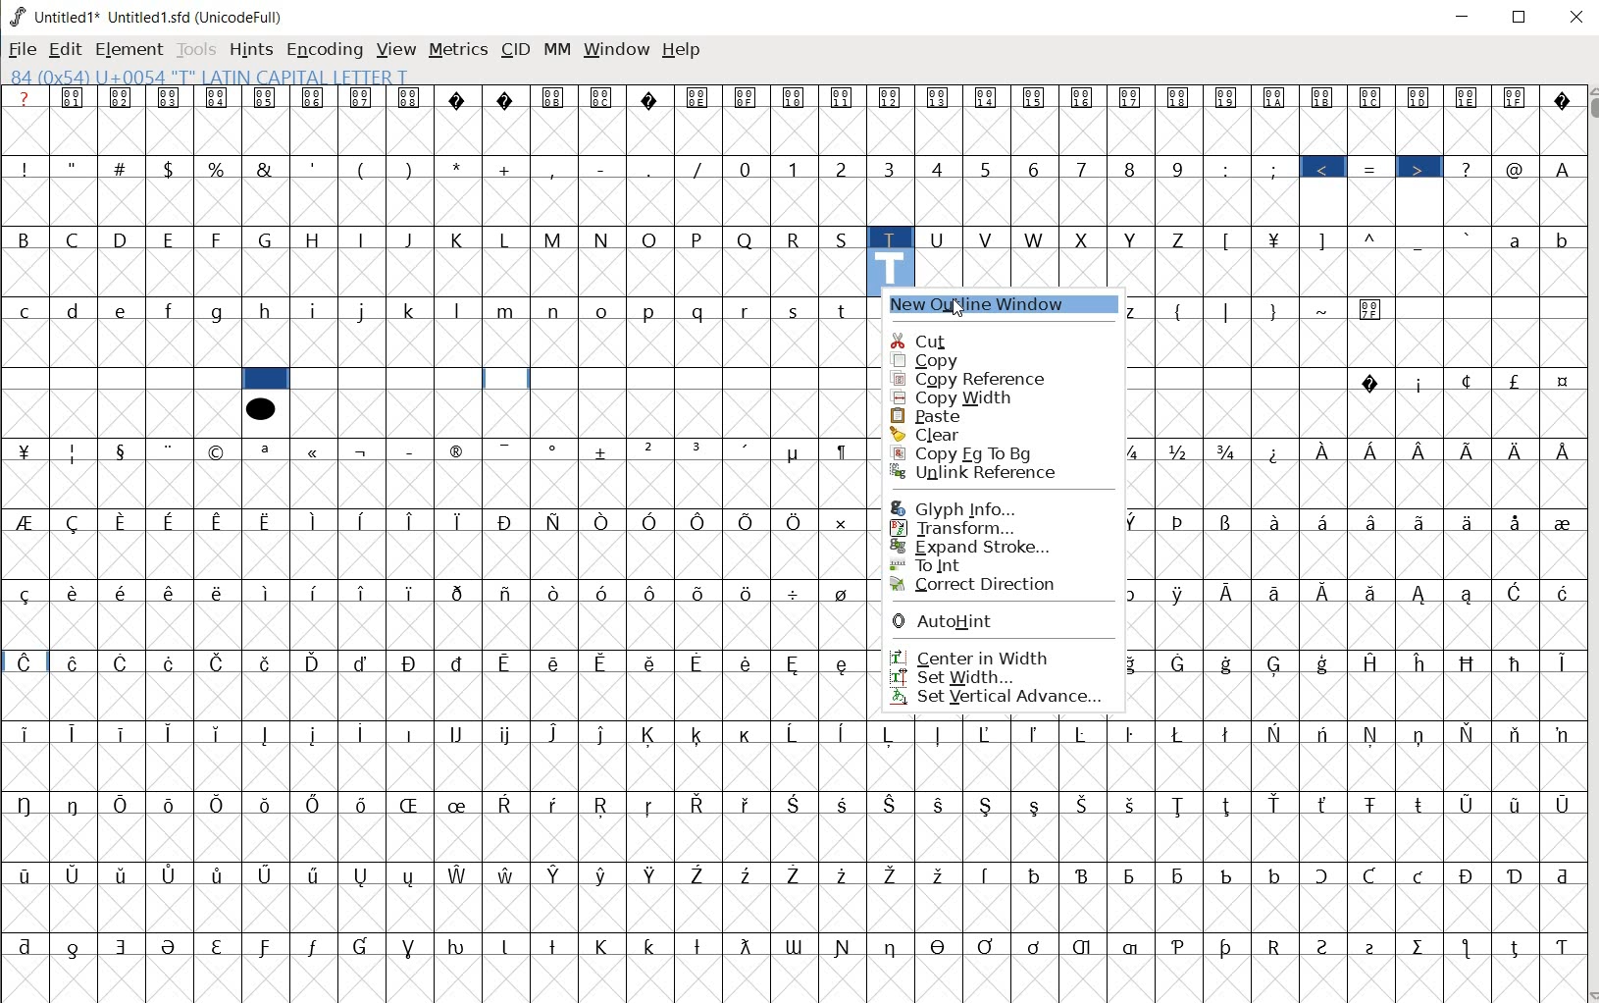 This screenshot has height=1003, width=1599. Describe the element at coordinates (171, 170) in the screenshot. I see `$` at that location.